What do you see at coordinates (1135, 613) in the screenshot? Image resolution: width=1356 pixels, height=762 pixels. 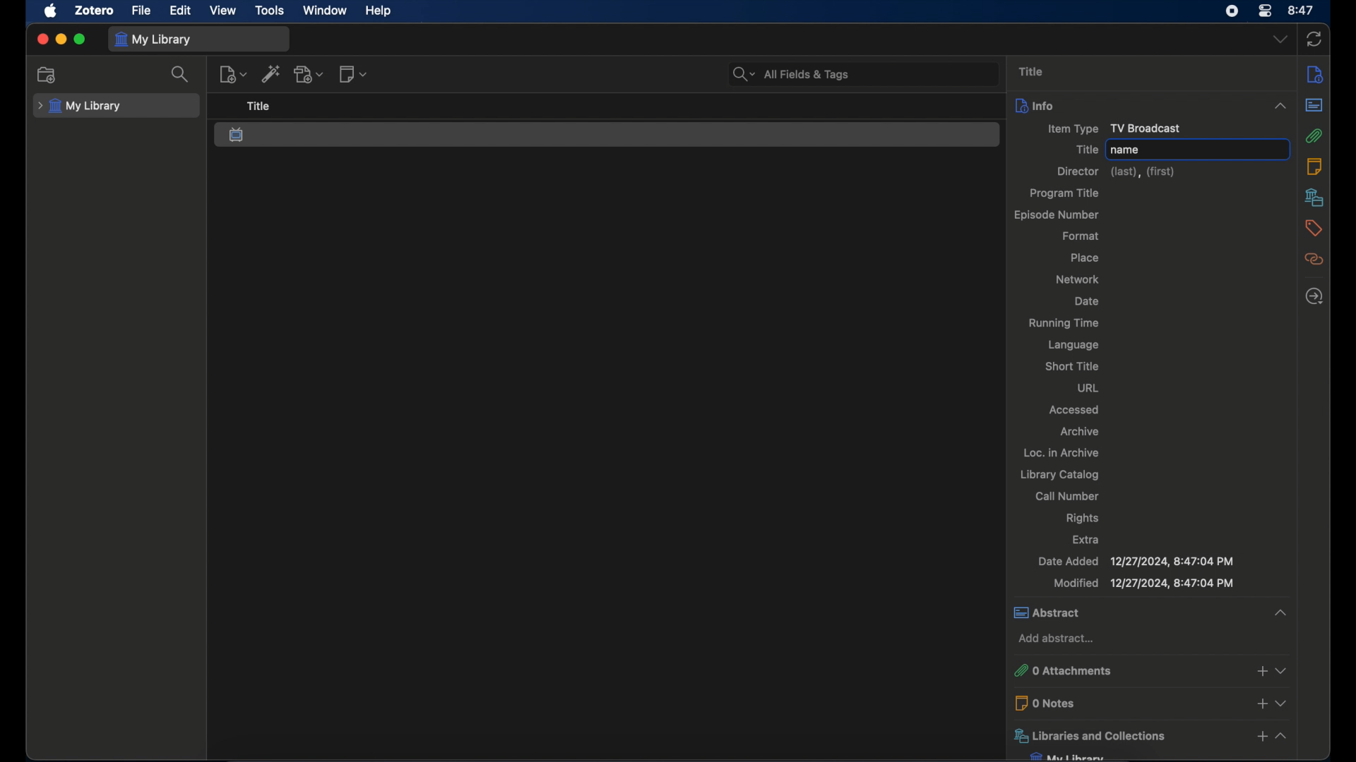 I see `abstract` at bounding box center [1135, 613].